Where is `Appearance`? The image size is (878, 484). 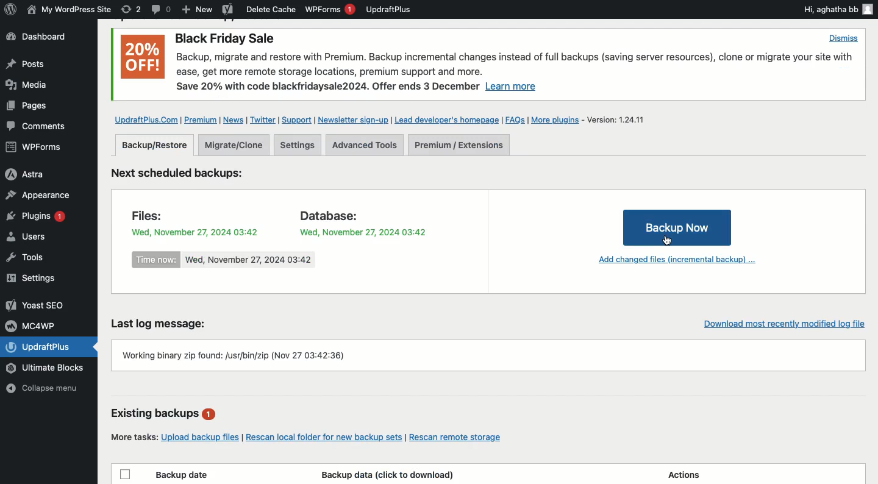 Appearance is located at coordinates (38, 194).